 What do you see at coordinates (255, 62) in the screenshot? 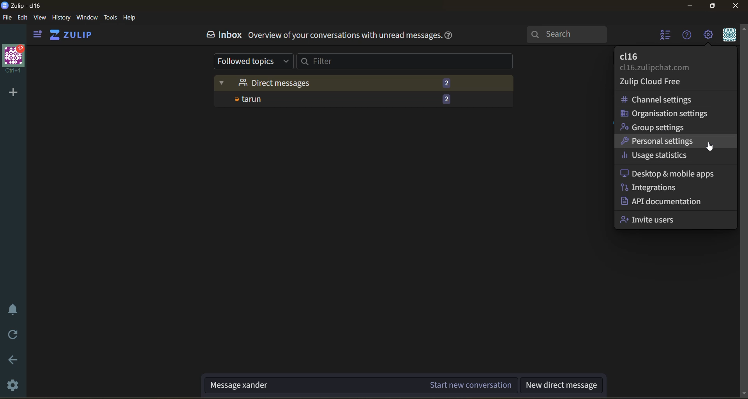
I see `followed topics` at bounding box center [255, 62].